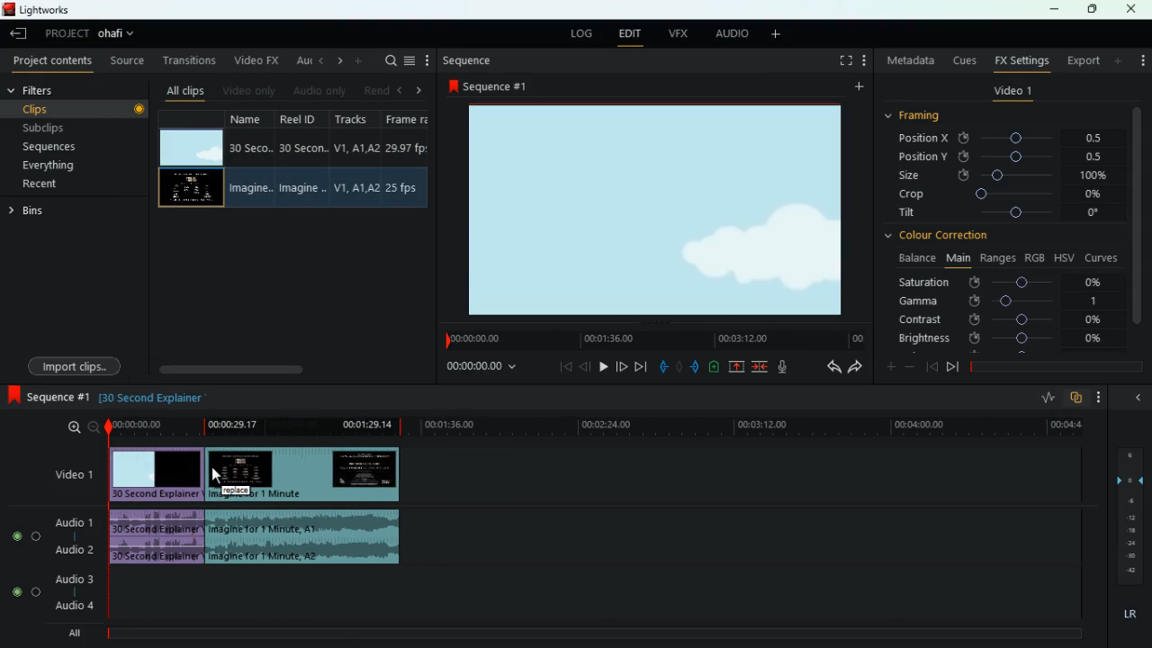  What do you see at coordinates (405, 159) in the screenshot?
I see `frame` at bounding box center [405, 159].